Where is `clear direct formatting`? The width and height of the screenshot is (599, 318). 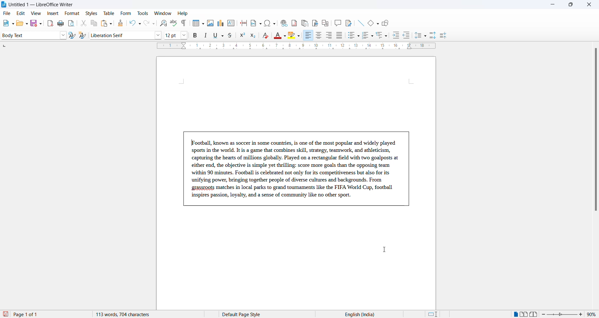 clear direct formatting is located at coordinates (267, 36).